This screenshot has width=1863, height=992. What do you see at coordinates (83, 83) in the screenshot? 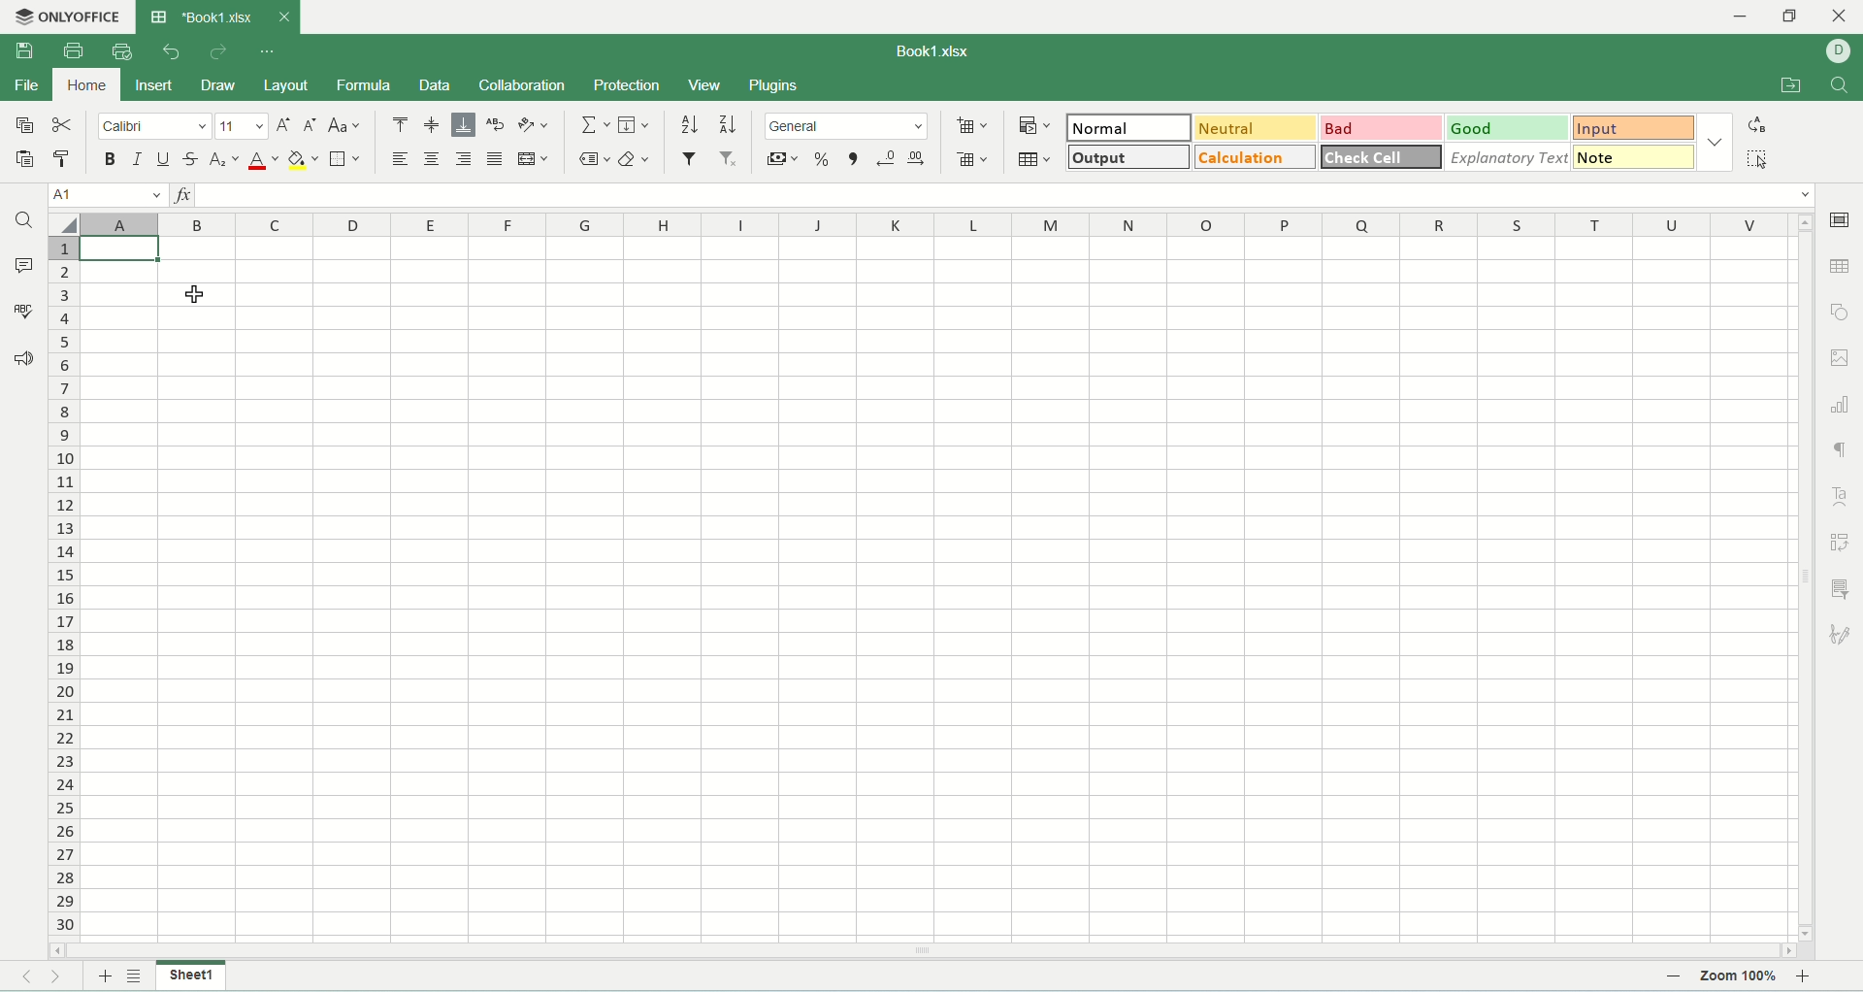
I see `home` at bounding box center [83, 83].